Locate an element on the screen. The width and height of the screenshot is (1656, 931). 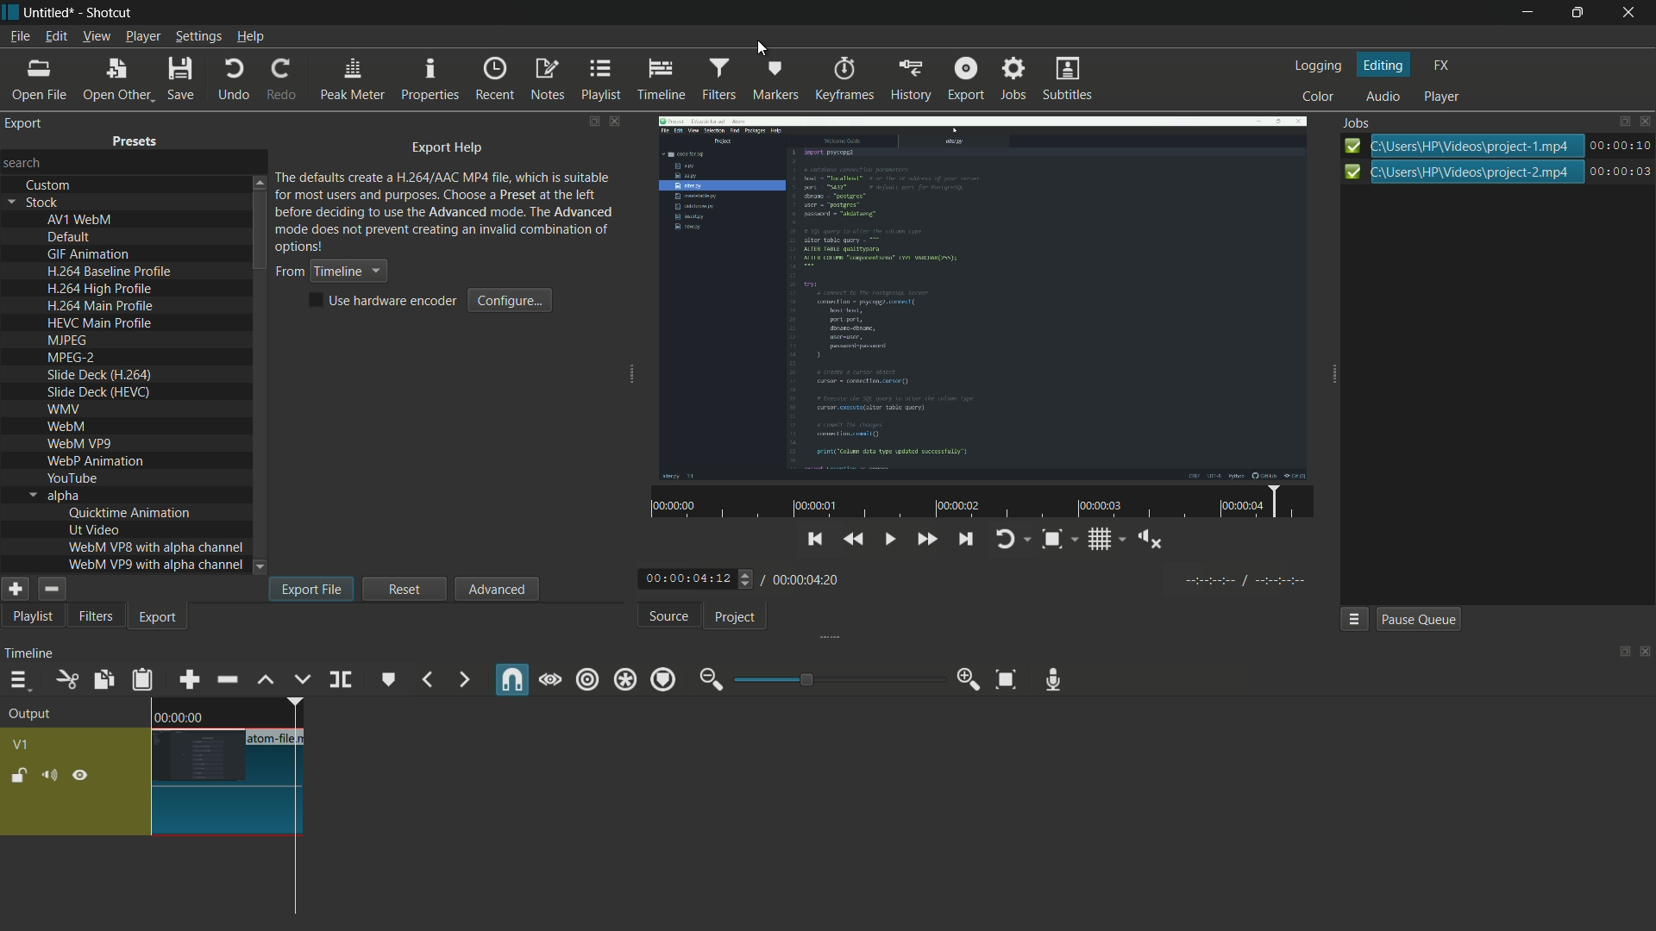
editing is located at coordinates (1385, 66).